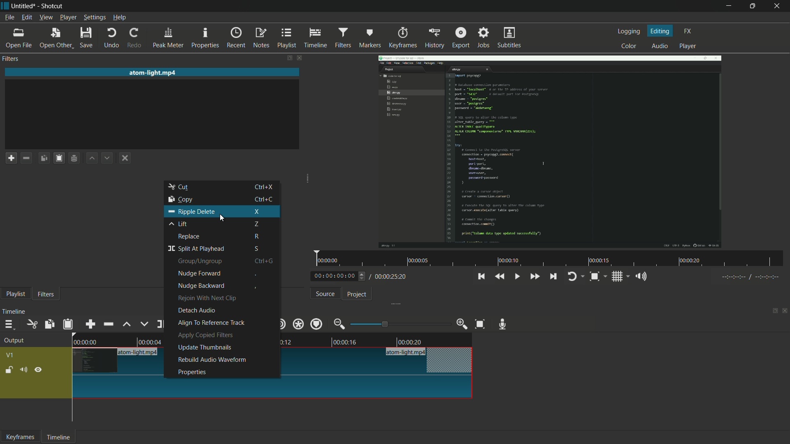 This screenshot has height=444, width=790. What do you see at coordinates (15, 294) in the screenshot?
I see `playlist` at bounding box center [15, 294].